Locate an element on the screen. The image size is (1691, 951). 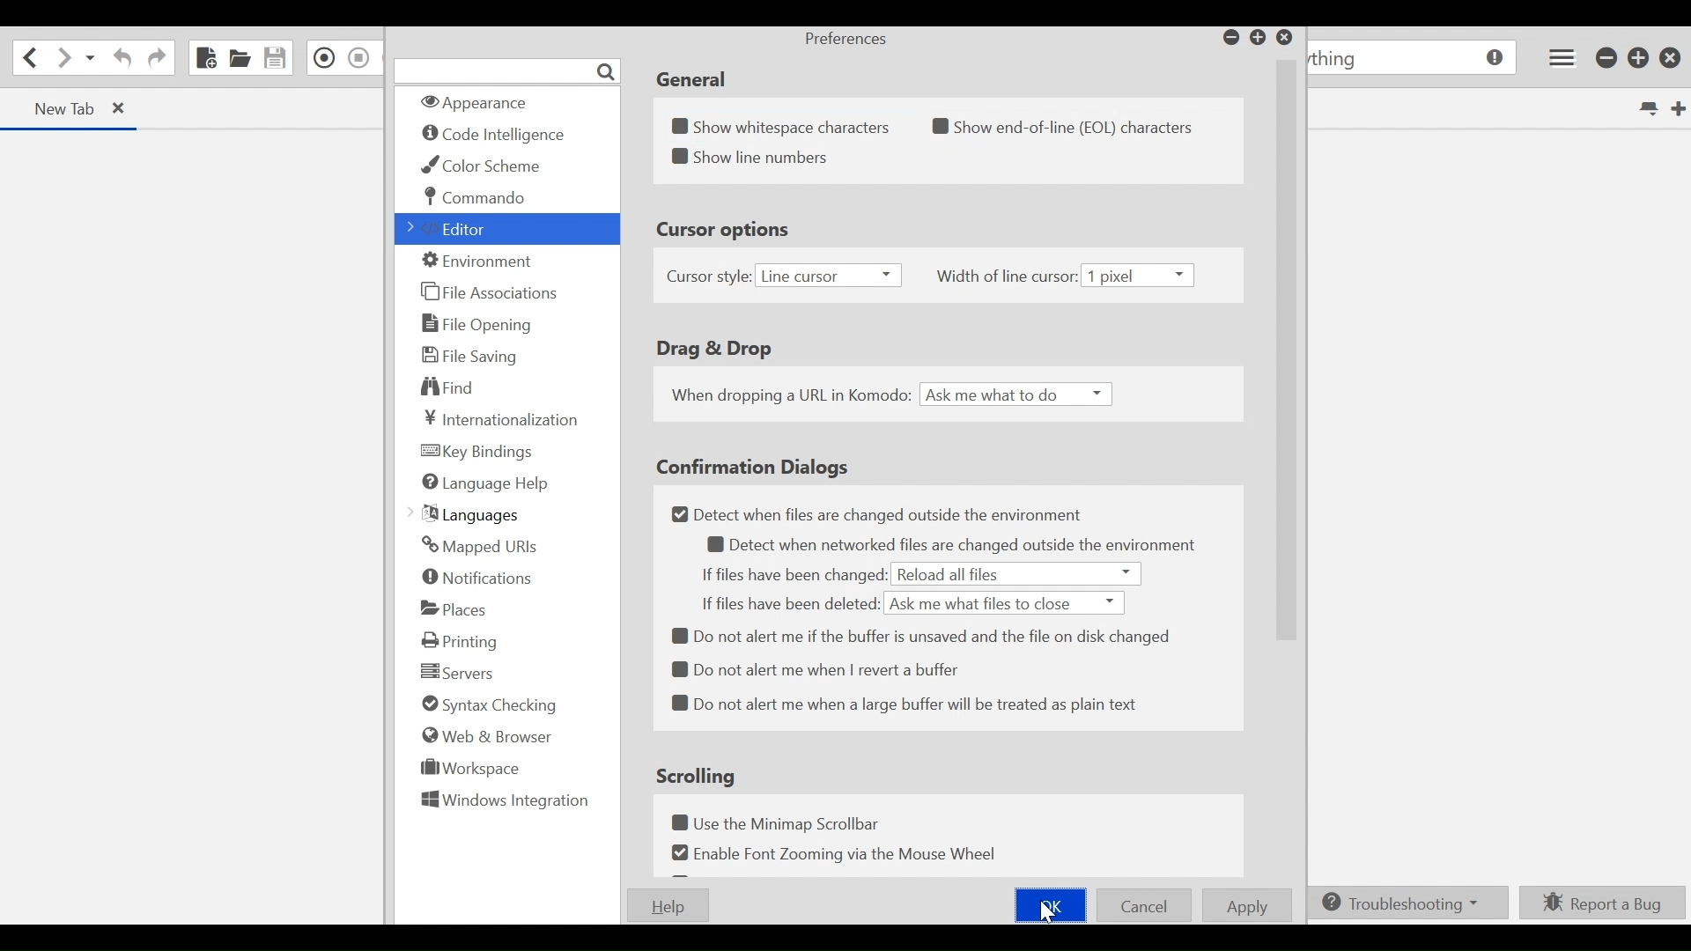
Printing is located at coordinates (462, 641).